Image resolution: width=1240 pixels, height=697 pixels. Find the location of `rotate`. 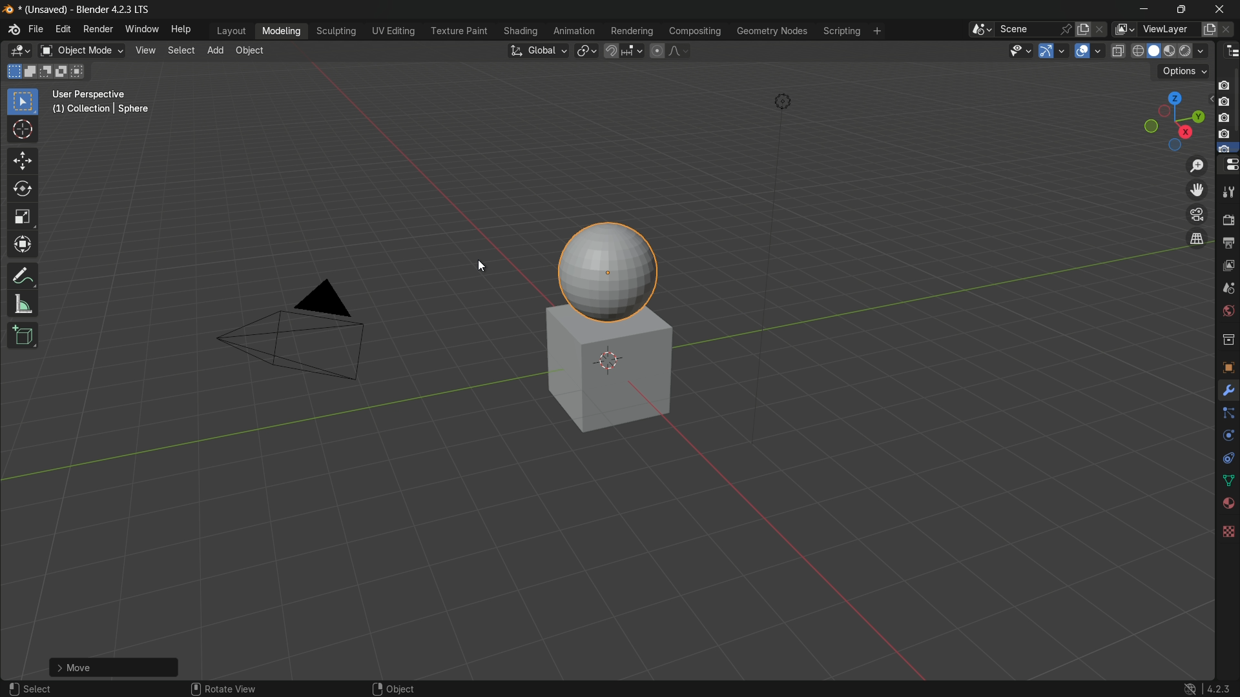

rotate is located at coordinates (25, 192).